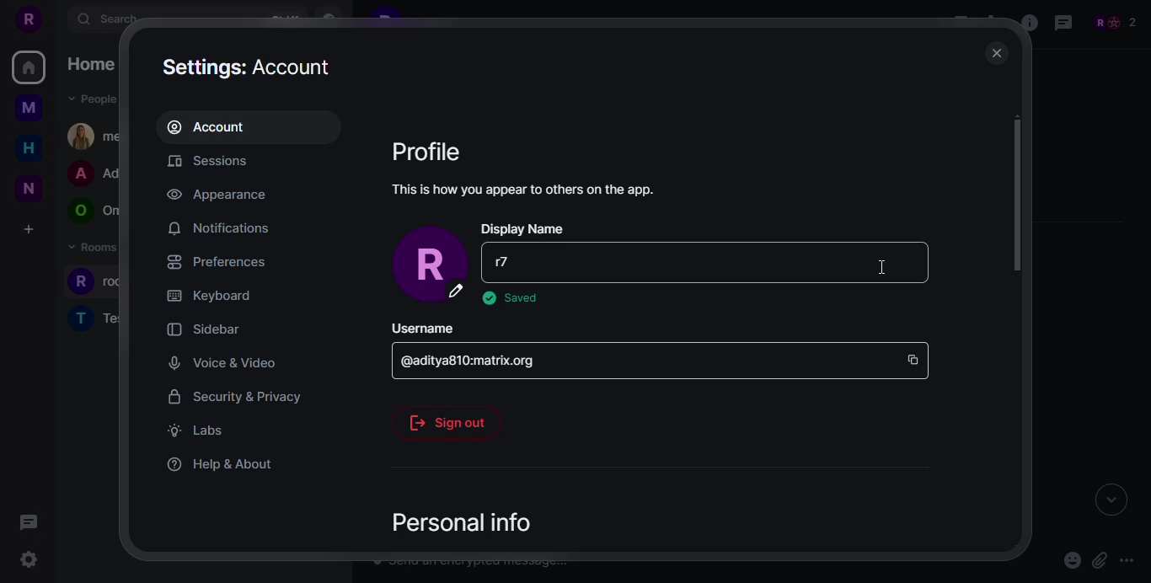  What do you see at coordinates (94, 174) in the screenshot?
I see `people` at bounding box center [94, 174].